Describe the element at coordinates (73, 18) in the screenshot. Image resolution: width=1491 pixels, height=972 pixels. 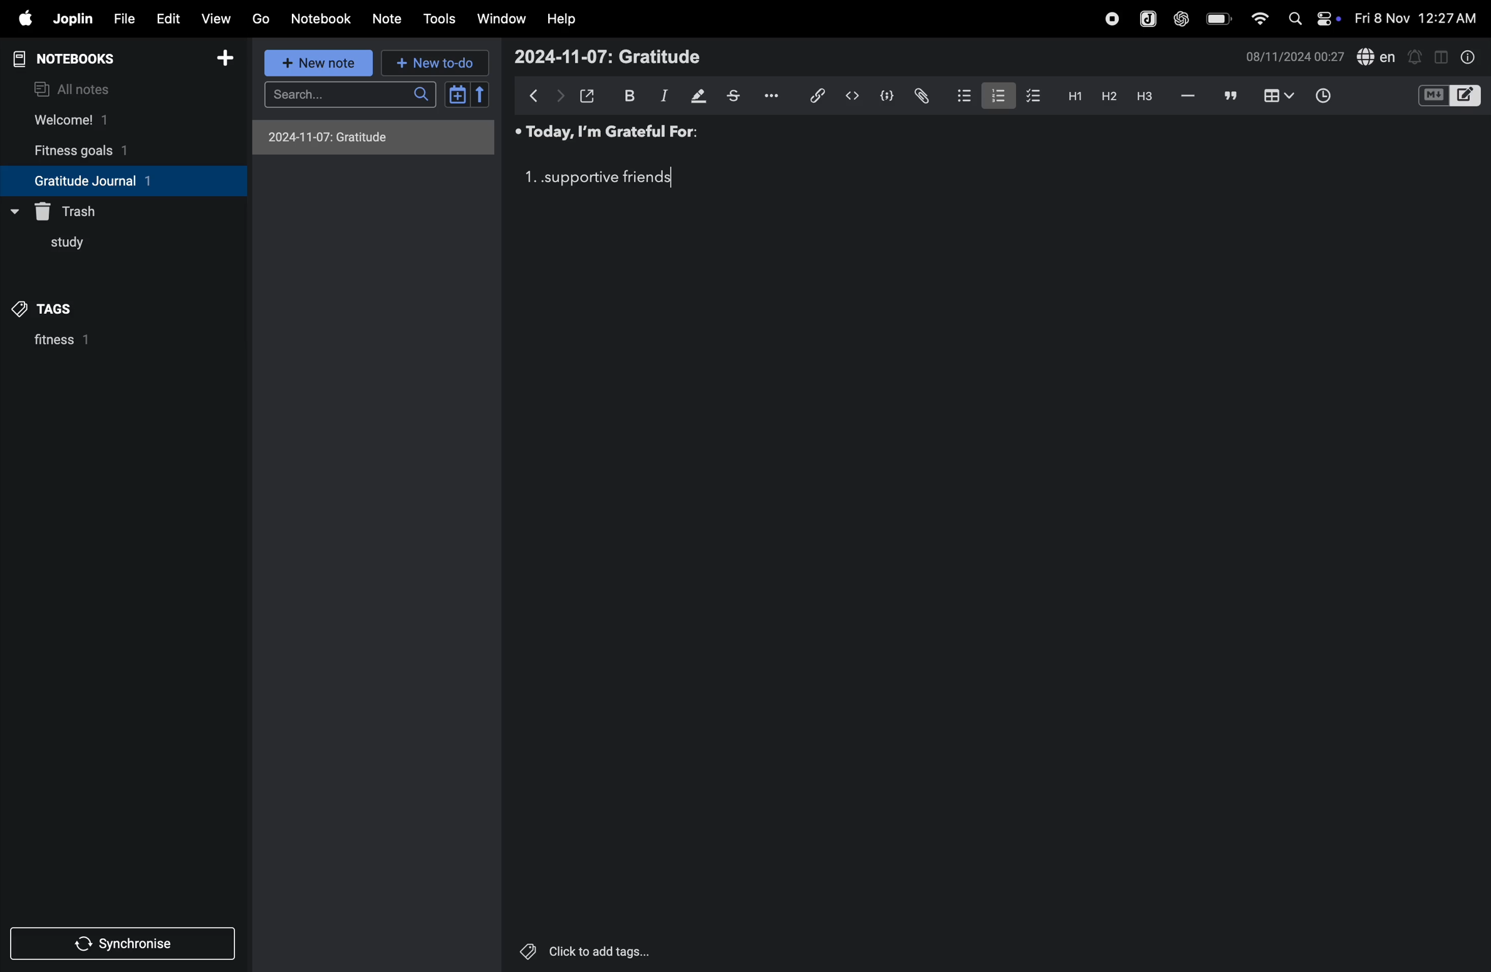
I see `joplin` at that location.